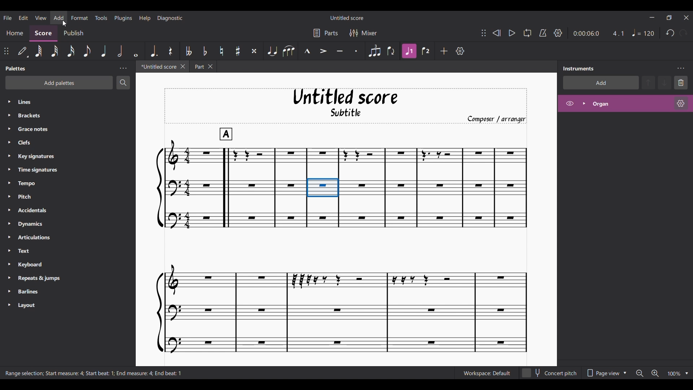 This screenshot has width=693, height=390. What do you see at coordinates (87, 51) in the screenshot?
I see `8th note` at bounding box center [87, 51].